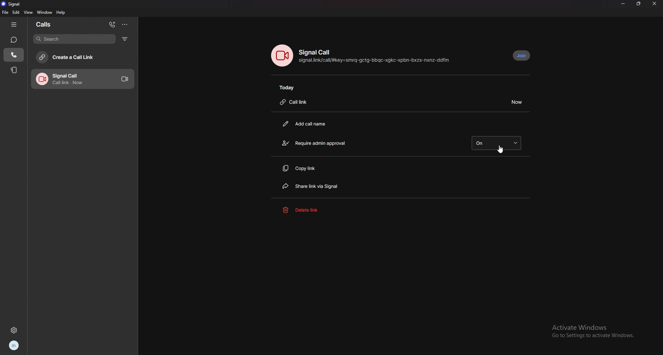 This screenshot has width=663, height=355. What do you see at coordinates (496, 143) in the screenshot?
I see `on` at bounding box center [496, 143].